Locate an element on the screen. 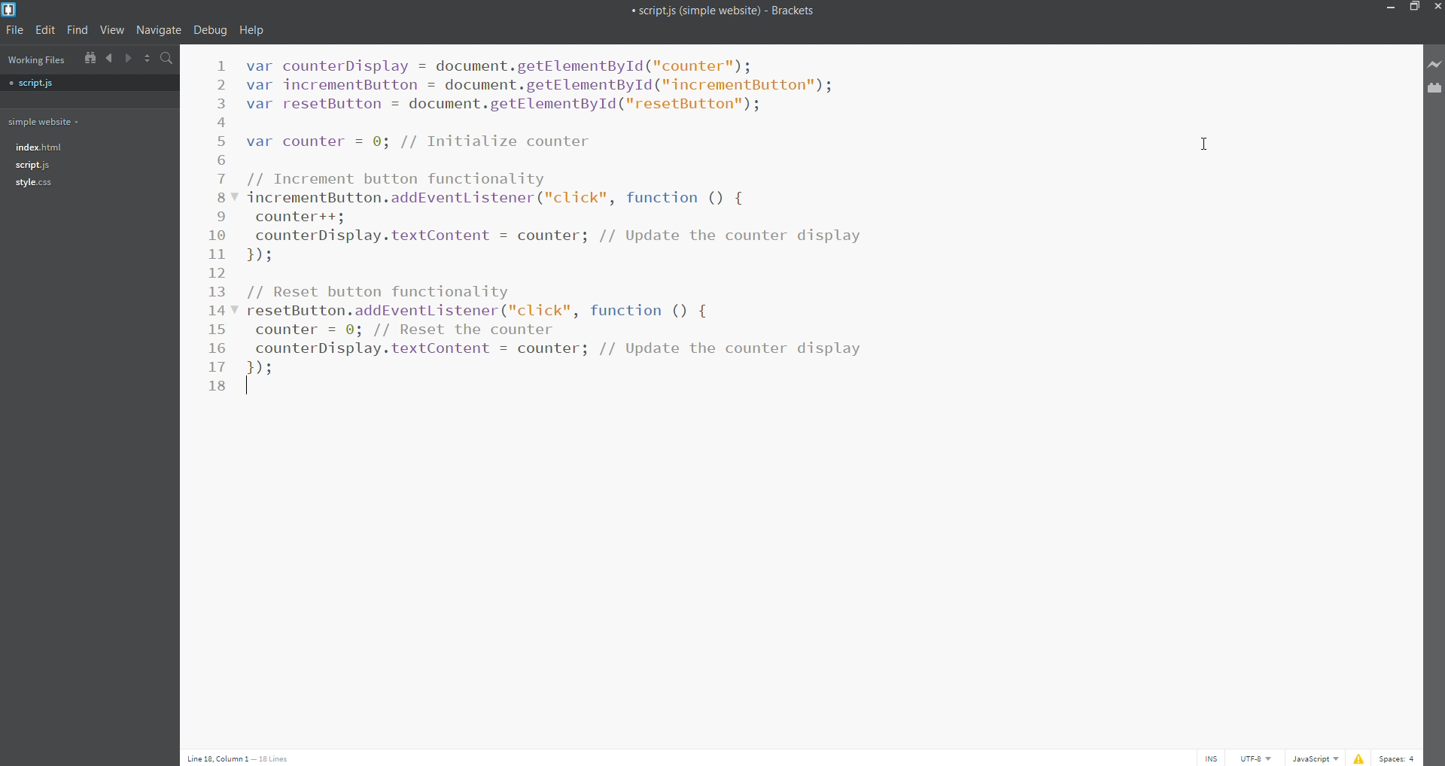  split horizontally/vertically is located at coordinates (149, 59).